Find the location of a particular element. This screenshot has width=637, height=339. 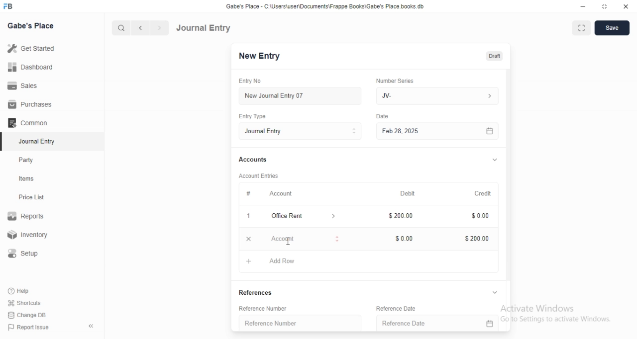

‘Gabe's Place - C\UsersiuserDocuments\Frappe Books\Gabe's Place books db is located at coordinates (325, 6).